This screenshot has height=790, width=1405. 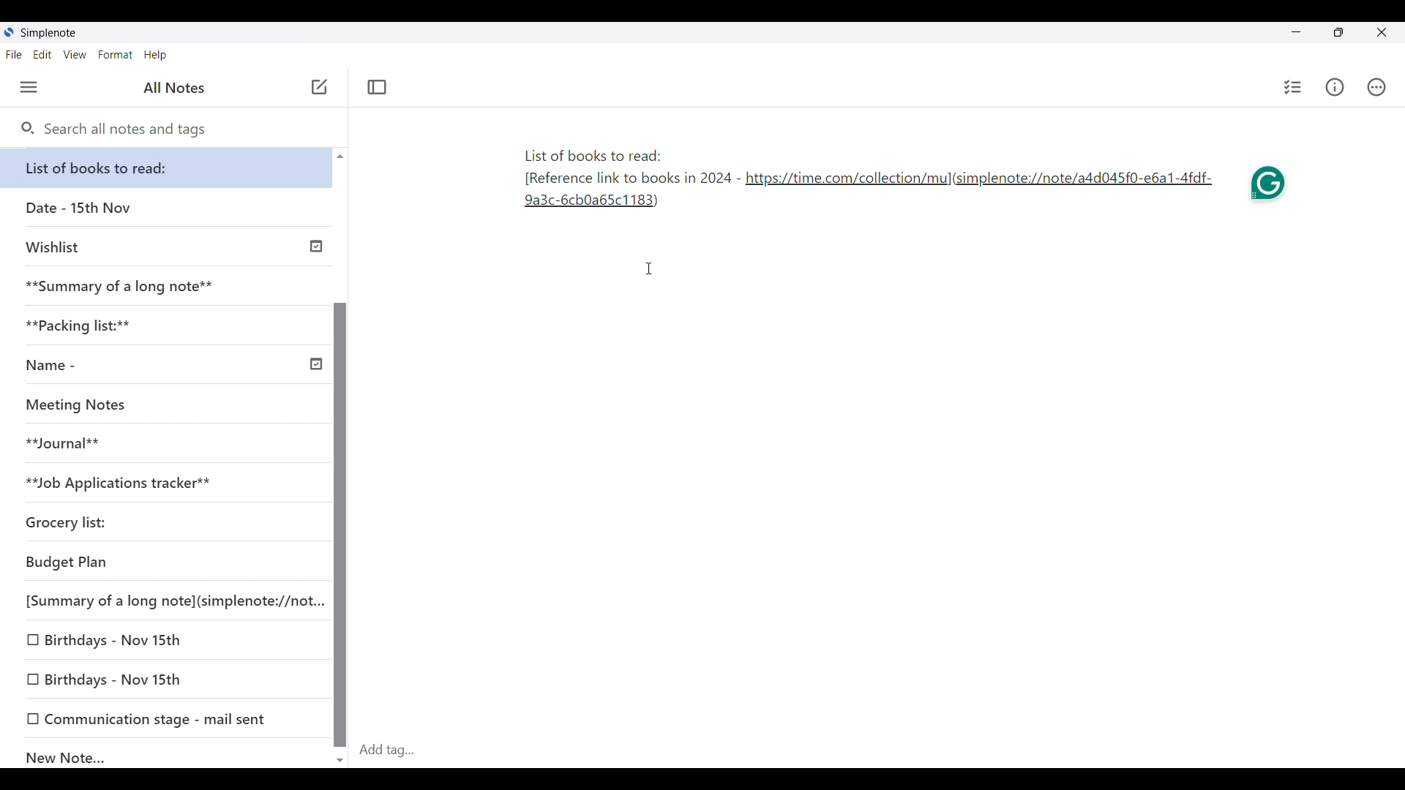 I want to click on Add tag..., so click(x=396, y=750).